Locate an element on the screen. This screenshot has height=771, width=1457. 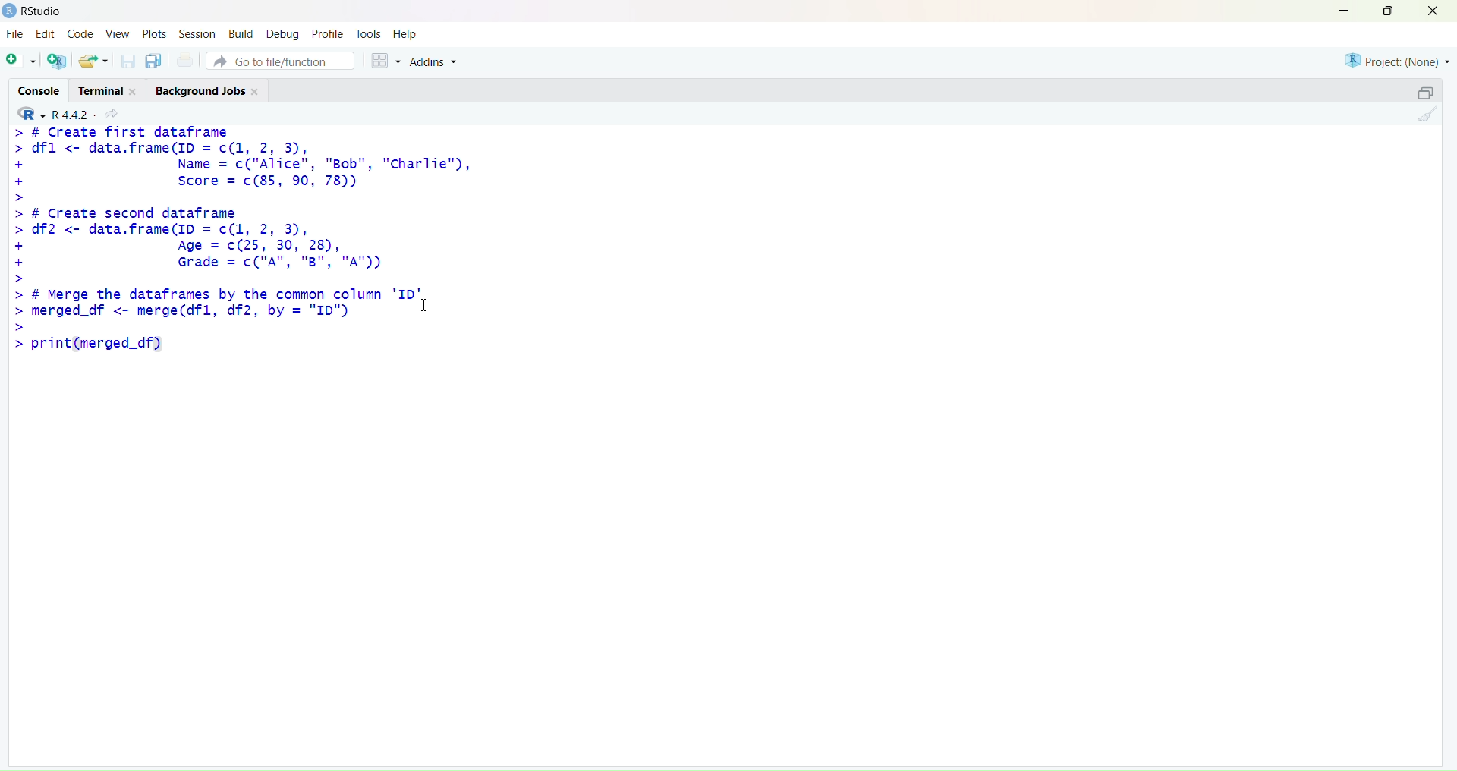
print is located at coordinates (184, 61).